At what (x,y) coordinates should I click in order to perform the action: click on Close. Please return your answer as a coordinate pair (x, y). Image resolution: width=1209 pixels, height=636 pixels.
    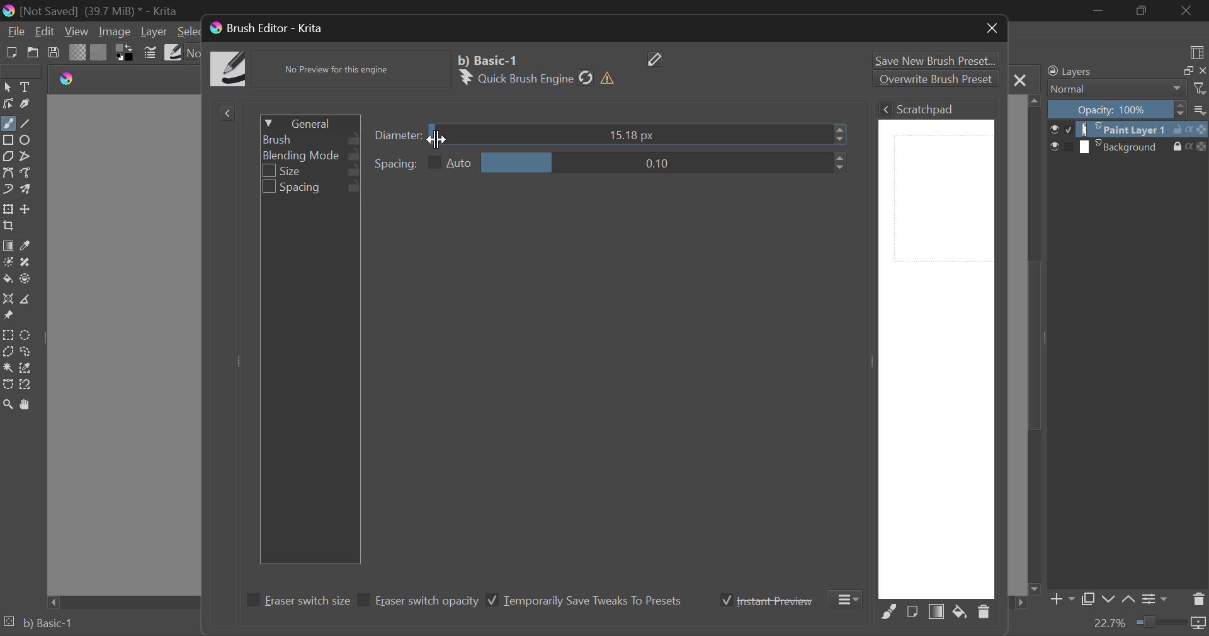
    Looking at the image, I should click on (1020, 79).